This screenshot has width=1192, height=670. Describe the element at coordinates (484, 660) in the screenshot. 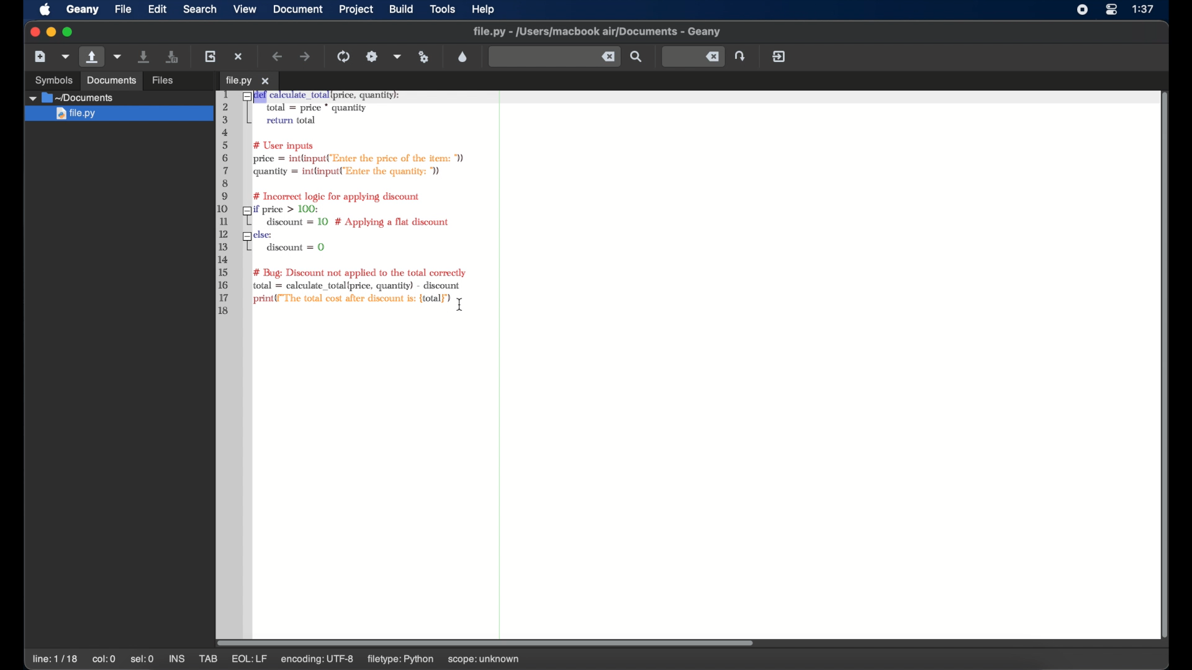

I see `scope: unknown` at that location.